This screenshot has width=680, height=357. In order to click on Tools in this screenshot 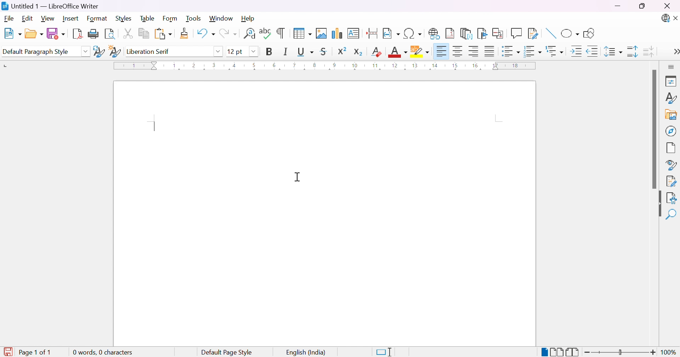, I will do `click(195, 19)`.